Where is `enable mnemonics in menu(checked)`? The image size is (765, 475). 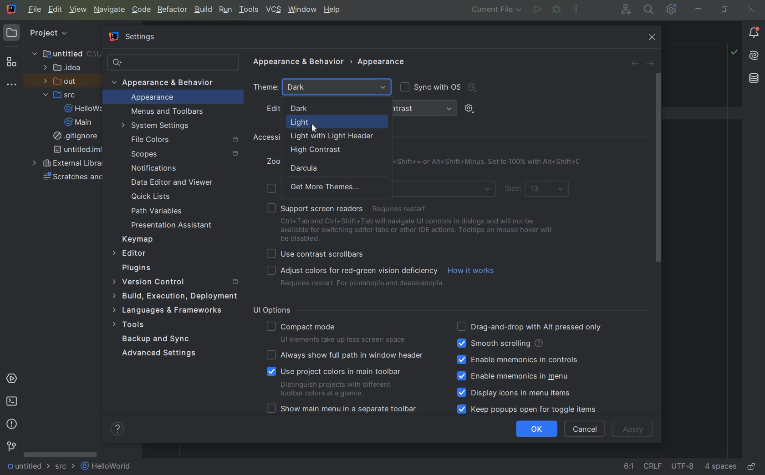
enable mnemonics in menu(checked) is located at coordinates (518, 376).